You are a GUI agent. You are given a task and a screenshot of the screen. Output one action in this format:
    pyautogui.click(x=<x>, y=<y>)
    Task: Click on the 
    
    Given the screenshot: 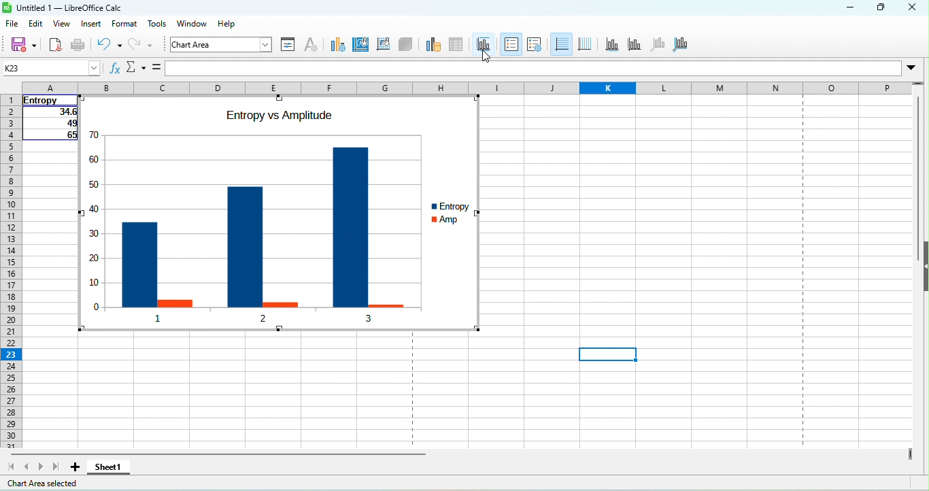 What is the action you would take?
    pyautogui.click(x=452, y=233)
    